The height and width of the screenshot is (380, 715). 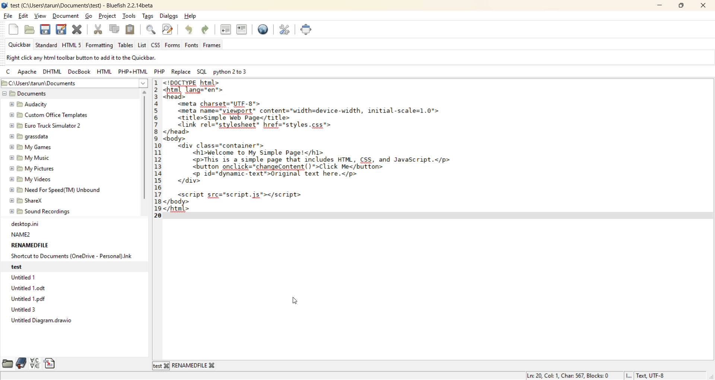 What do you see at coordinates (67, 16) in the screenshot?
I see `document` at bounding box center [67, 16].